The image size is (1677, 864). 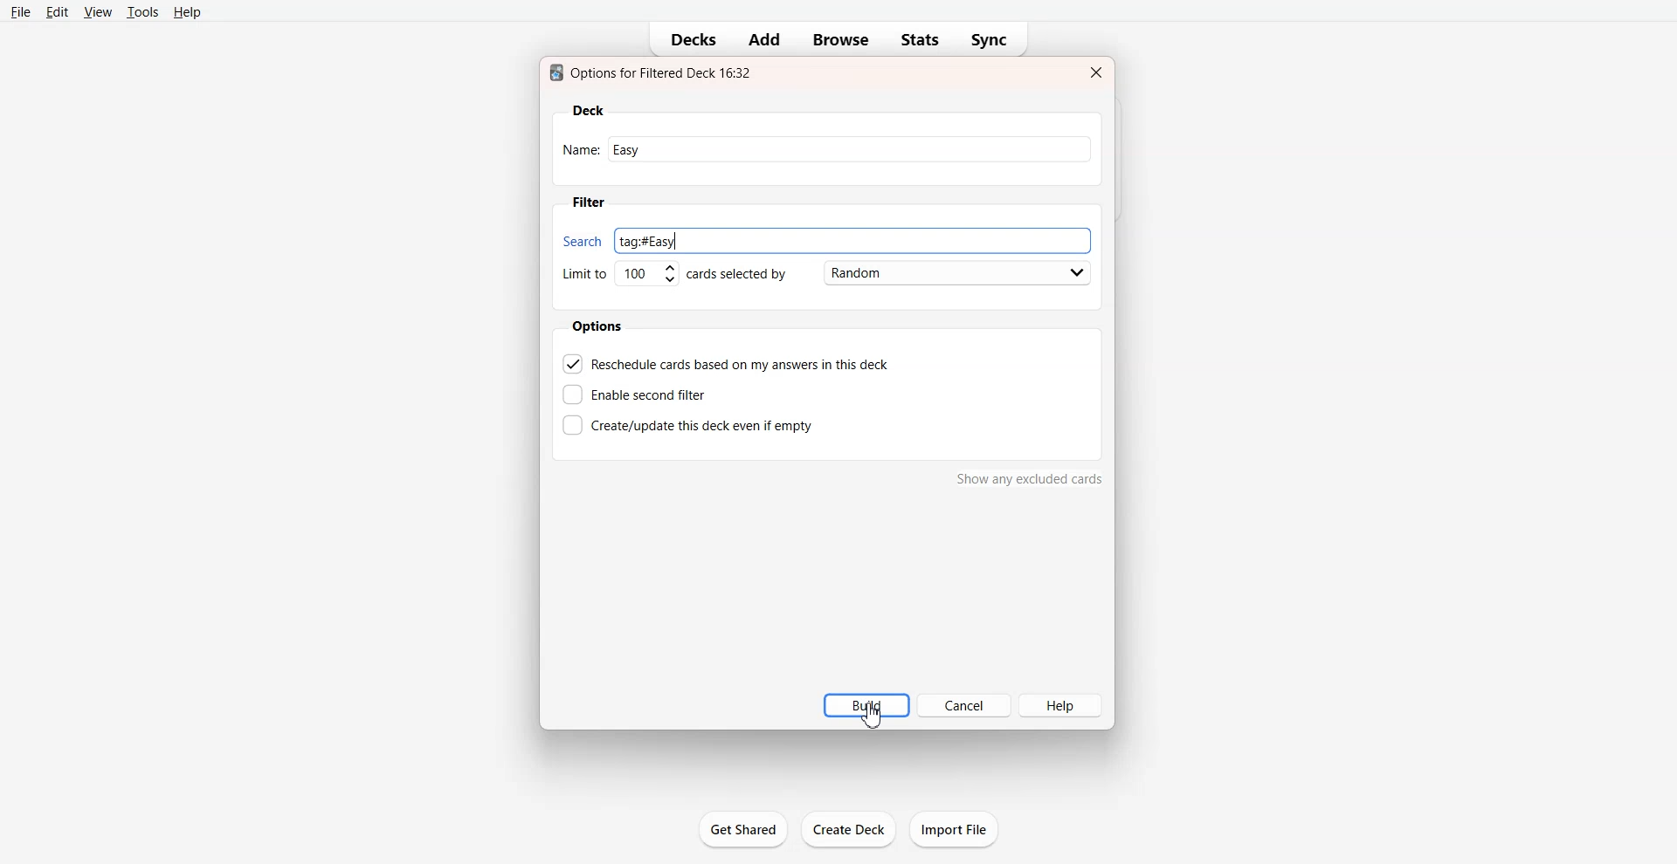 What do you see at coordinates (961, 828) in the screenshot?
I see `import file` at bounding box center [961, 828].